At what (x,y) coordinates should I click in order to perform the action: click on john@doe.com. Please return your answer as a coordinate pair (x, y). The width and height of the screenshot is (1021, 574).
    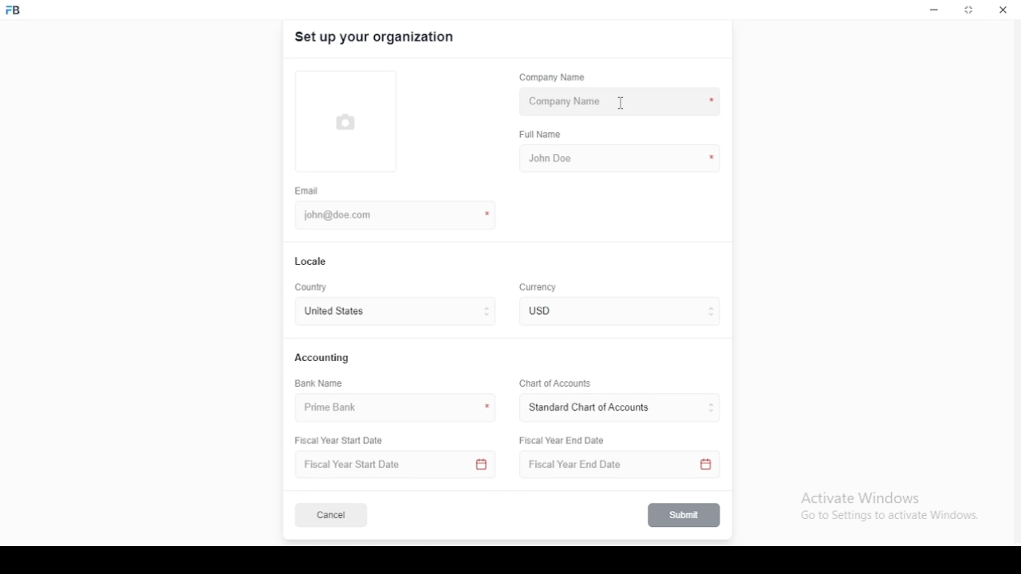
    Looking at the image, I should click on (344, 214).